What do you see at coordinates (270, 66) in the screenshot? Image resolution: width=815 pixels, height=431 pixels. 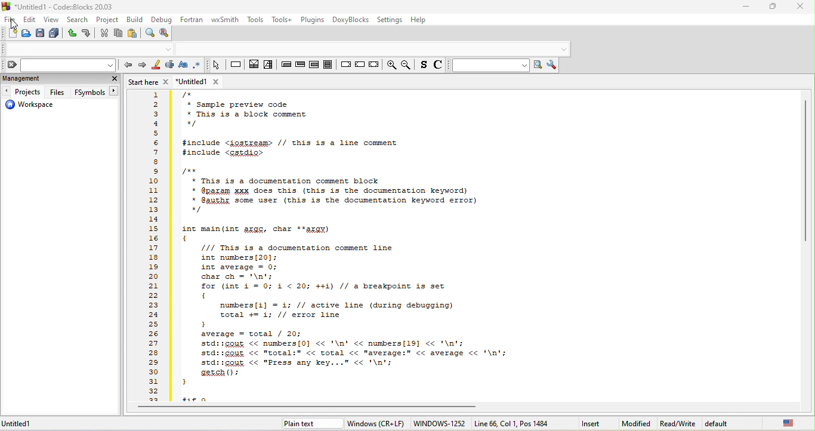 I see `selection` at bounding box center [270, 66].